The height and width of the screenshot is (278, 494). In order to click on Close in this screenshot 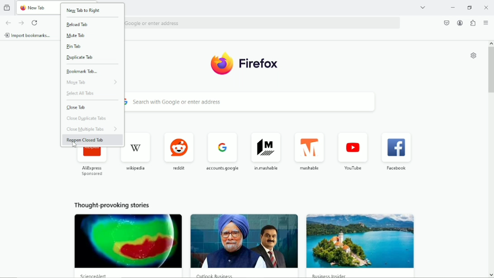, I will do `click(486, 6)`.